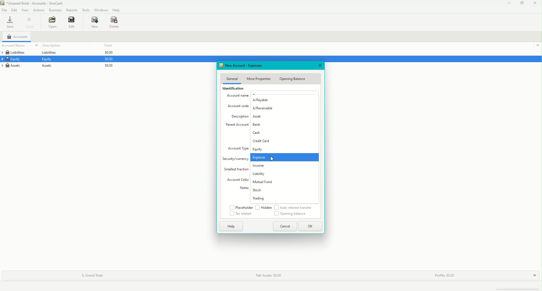 This screenshot has width=542, height=291. I want to click on A/Receivable, so click(263, 108).